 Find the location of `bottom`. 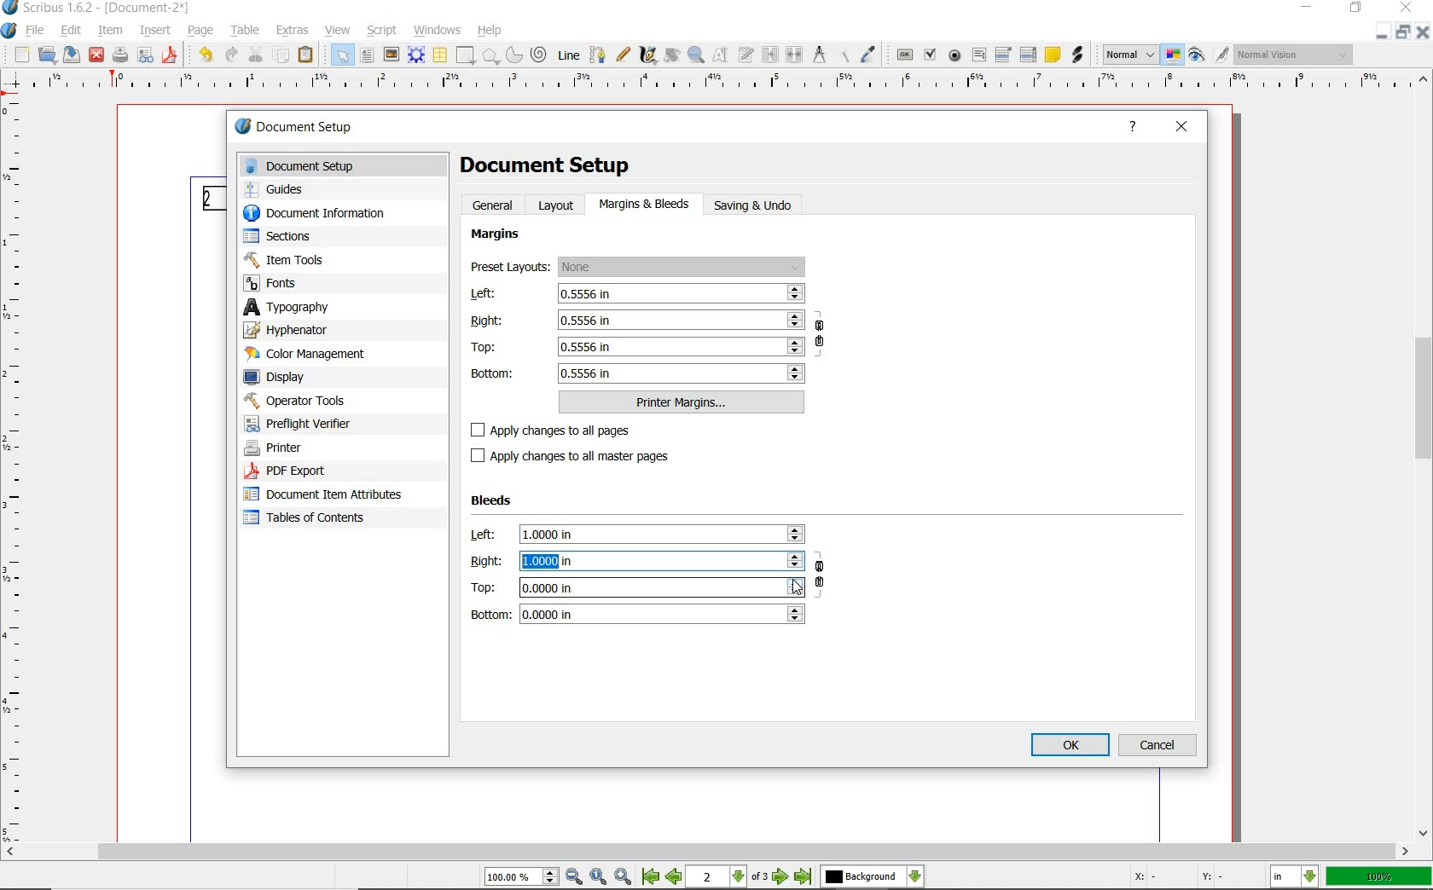

bottom is located at coordinates (639, 373).